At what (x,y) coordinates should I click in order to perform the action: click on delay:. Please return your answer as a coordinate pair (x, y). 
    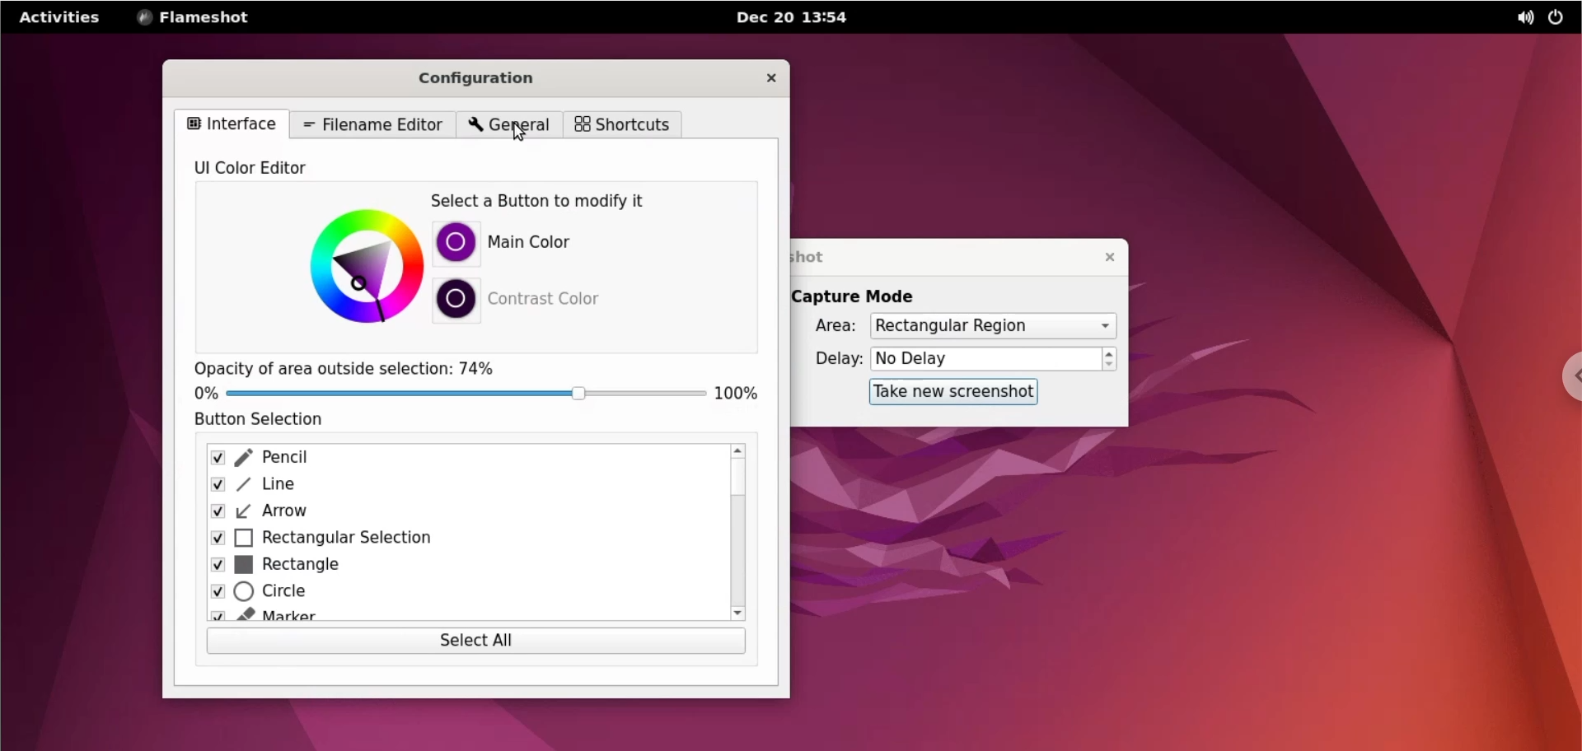
    Looking at the image, I should click on (830, 358).